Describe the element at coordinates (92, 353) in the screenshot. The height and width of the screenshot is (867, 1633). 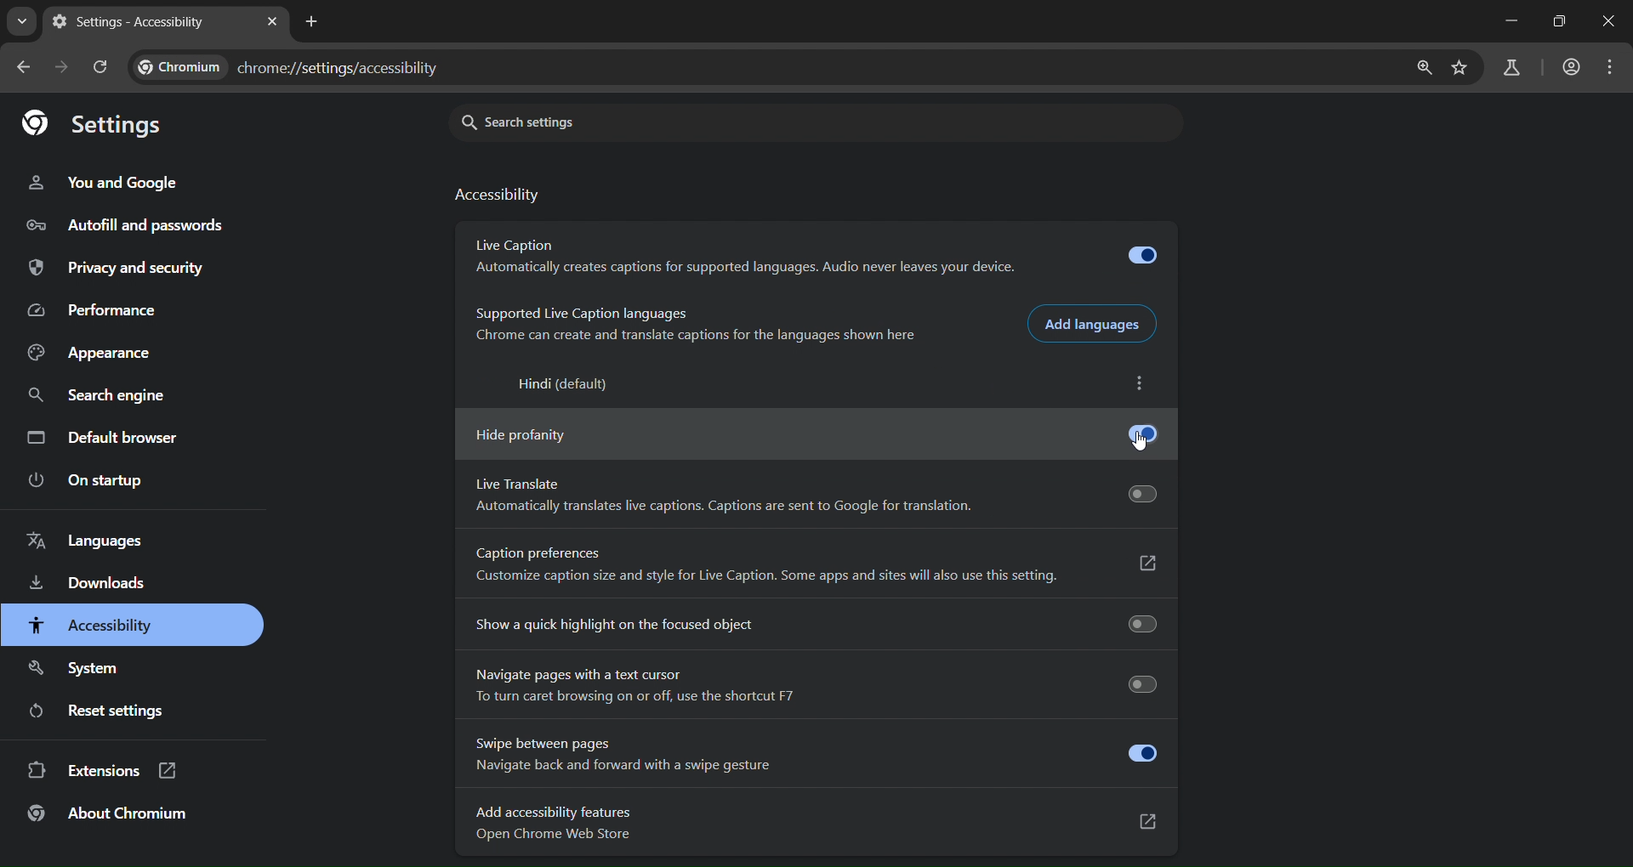
I see `appearance` at that location.